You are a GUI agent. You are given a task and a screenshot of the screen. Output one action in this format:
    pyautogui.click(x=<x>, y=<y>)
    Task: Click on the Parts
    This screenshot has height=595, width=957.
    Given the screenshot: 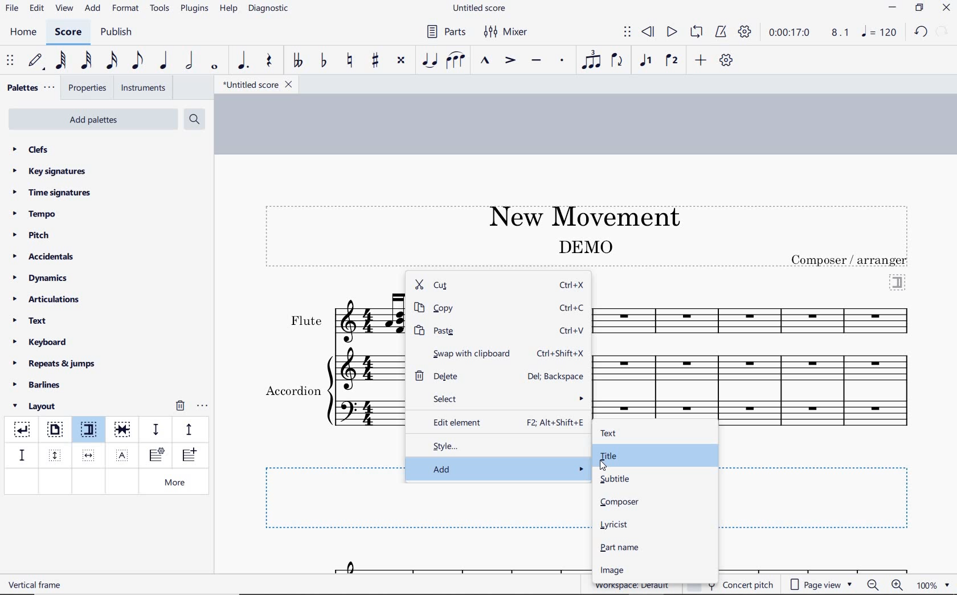 What is the action you would take?
    pyautogui.click(x=444, y=32)
    